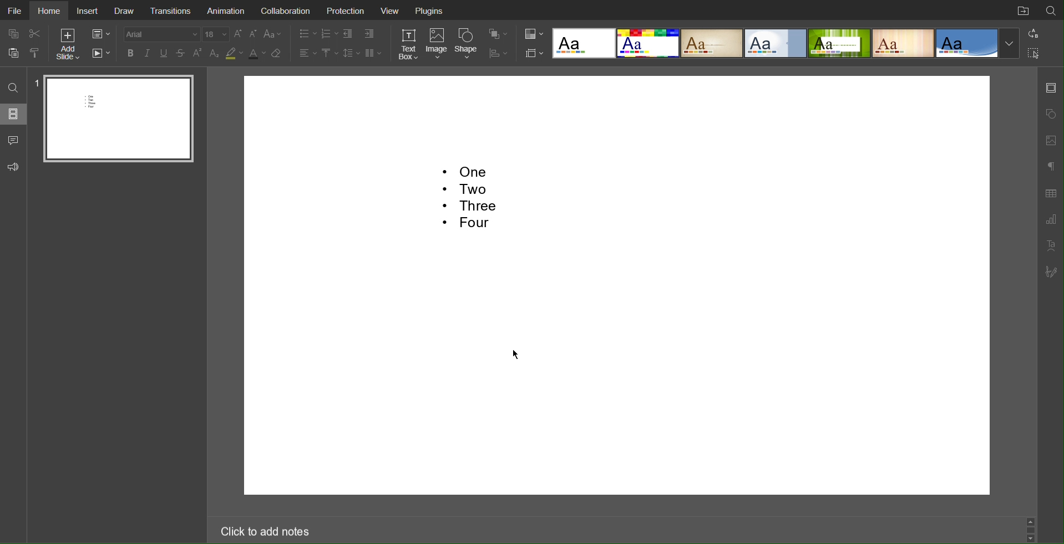  Describe the element at coordinates (148, 53) in the screenshot. I see `Italics` at that location.